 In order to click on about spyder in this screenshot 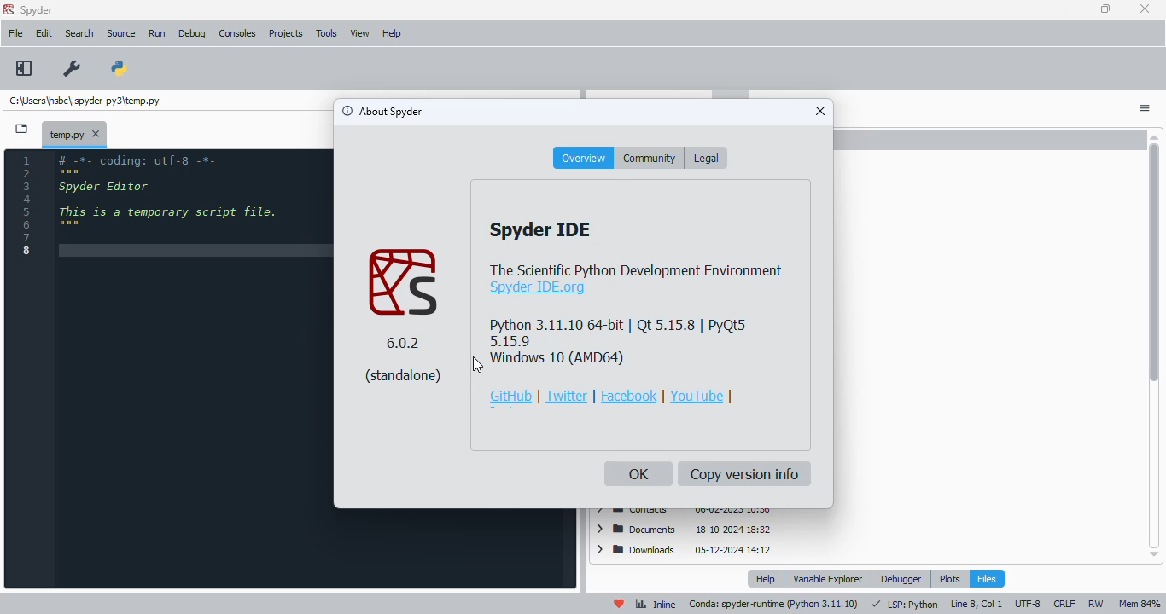, I will do `click(382, 111)`.